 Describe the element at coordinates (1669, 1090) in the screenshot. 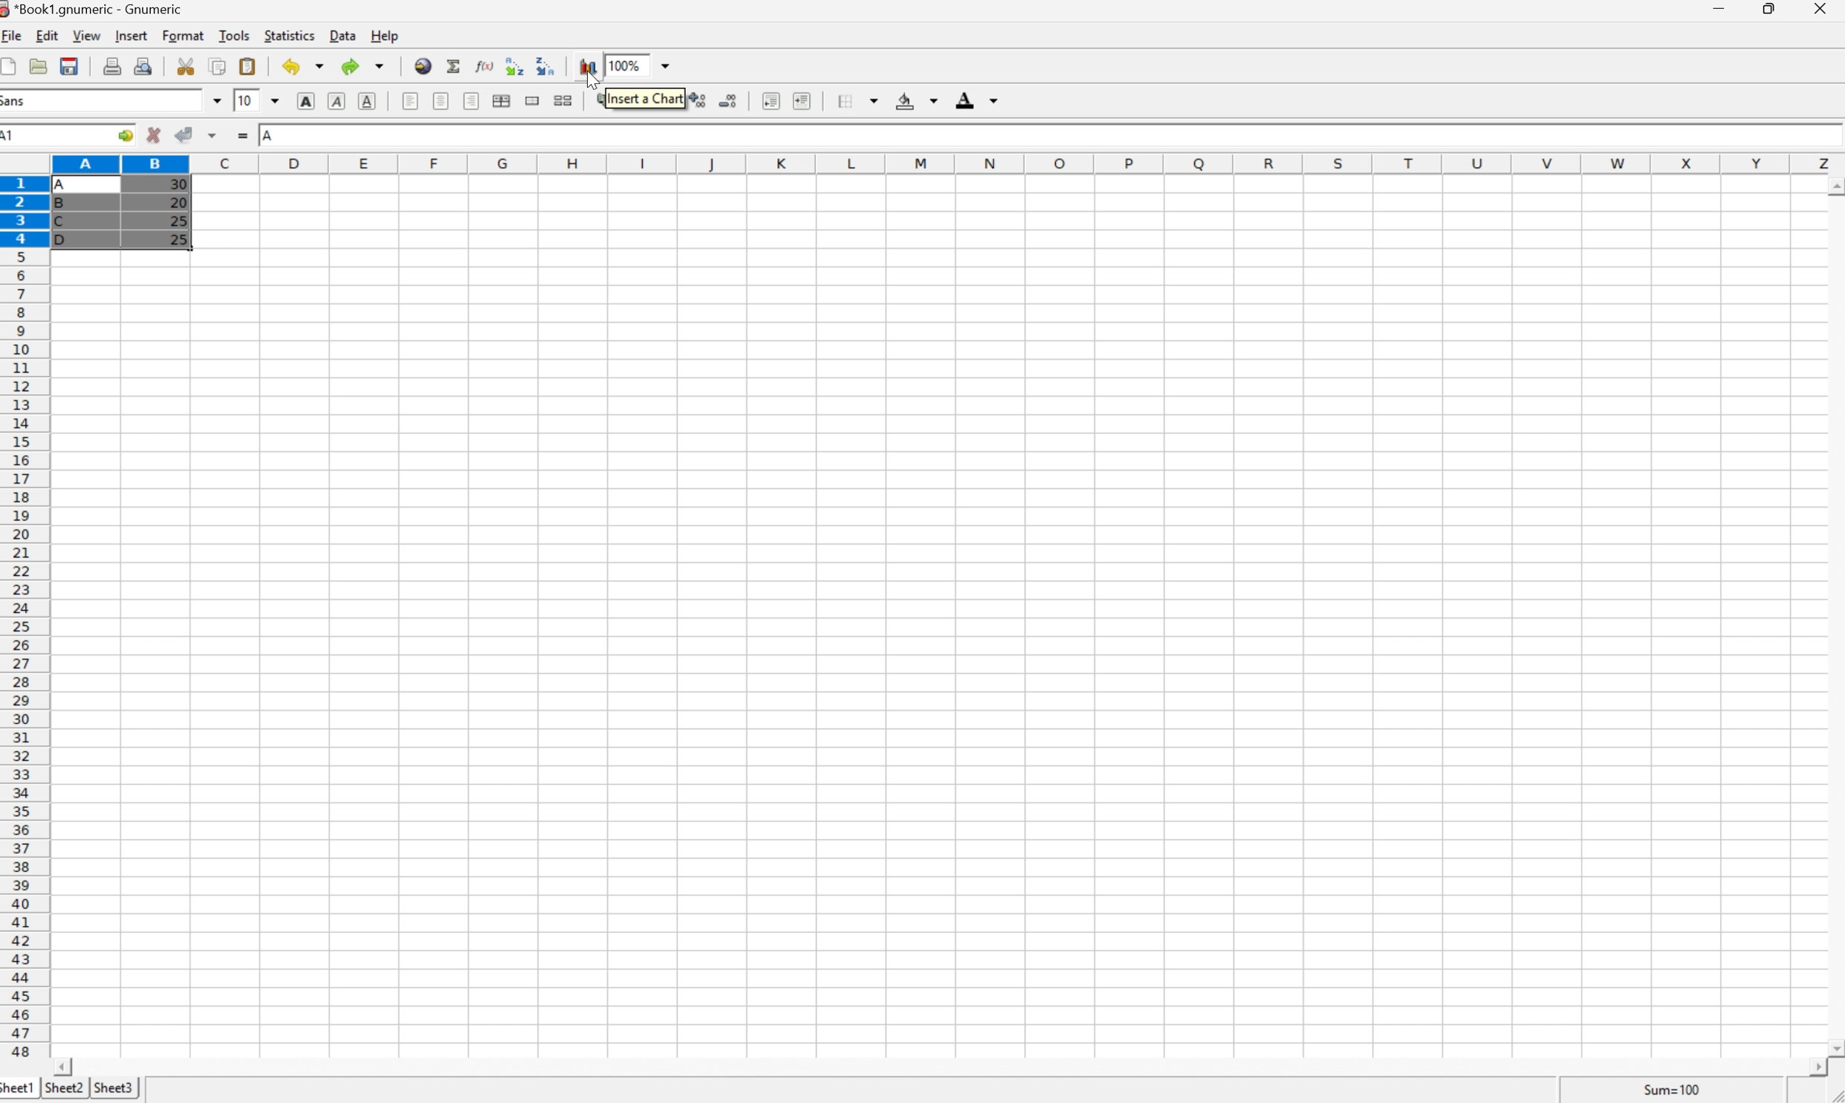

I see `Sum = 0` at that location.